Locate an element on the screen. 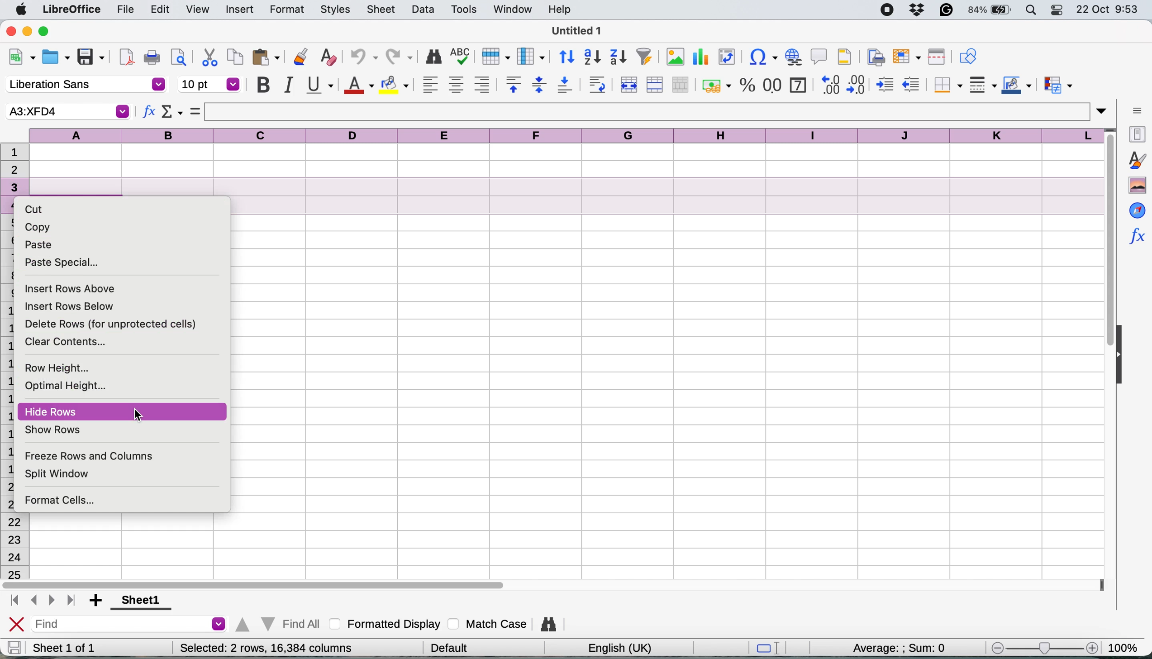  add decimal place is located at coordinates (828, 84).